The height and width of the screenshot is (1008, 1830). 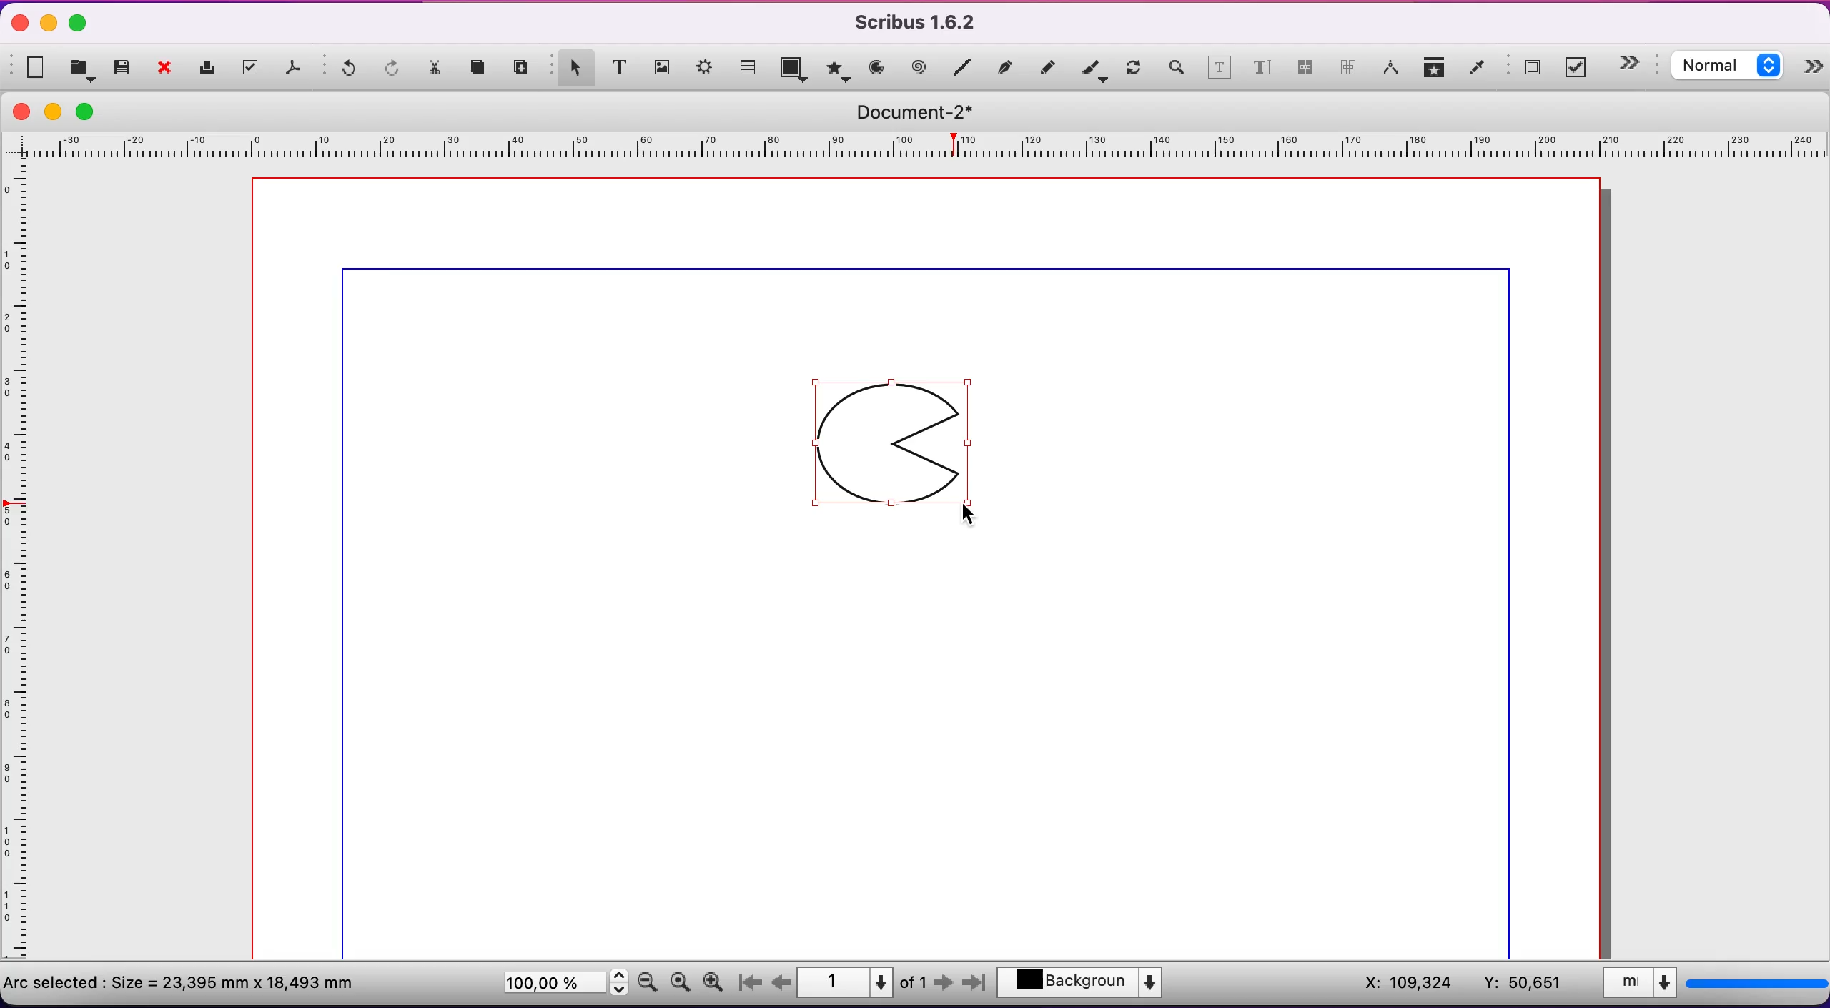 I want to click on close, so click(x=169, y=69).